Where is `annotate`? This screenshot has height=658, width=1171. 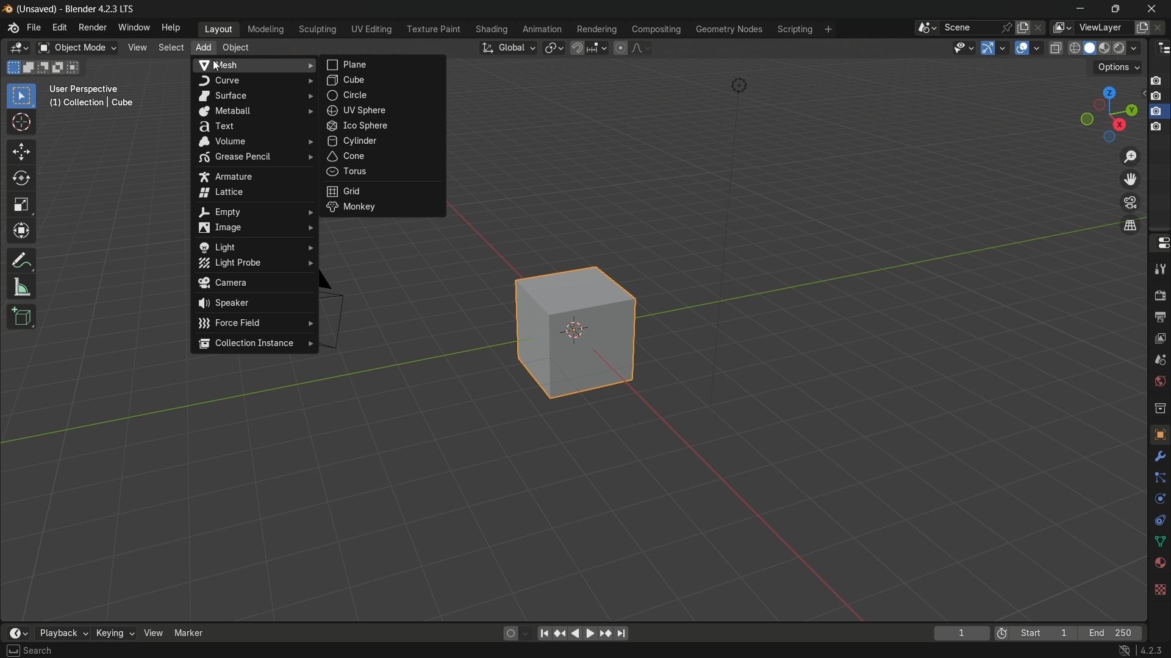 annotate is located at coordinates (22, 260).